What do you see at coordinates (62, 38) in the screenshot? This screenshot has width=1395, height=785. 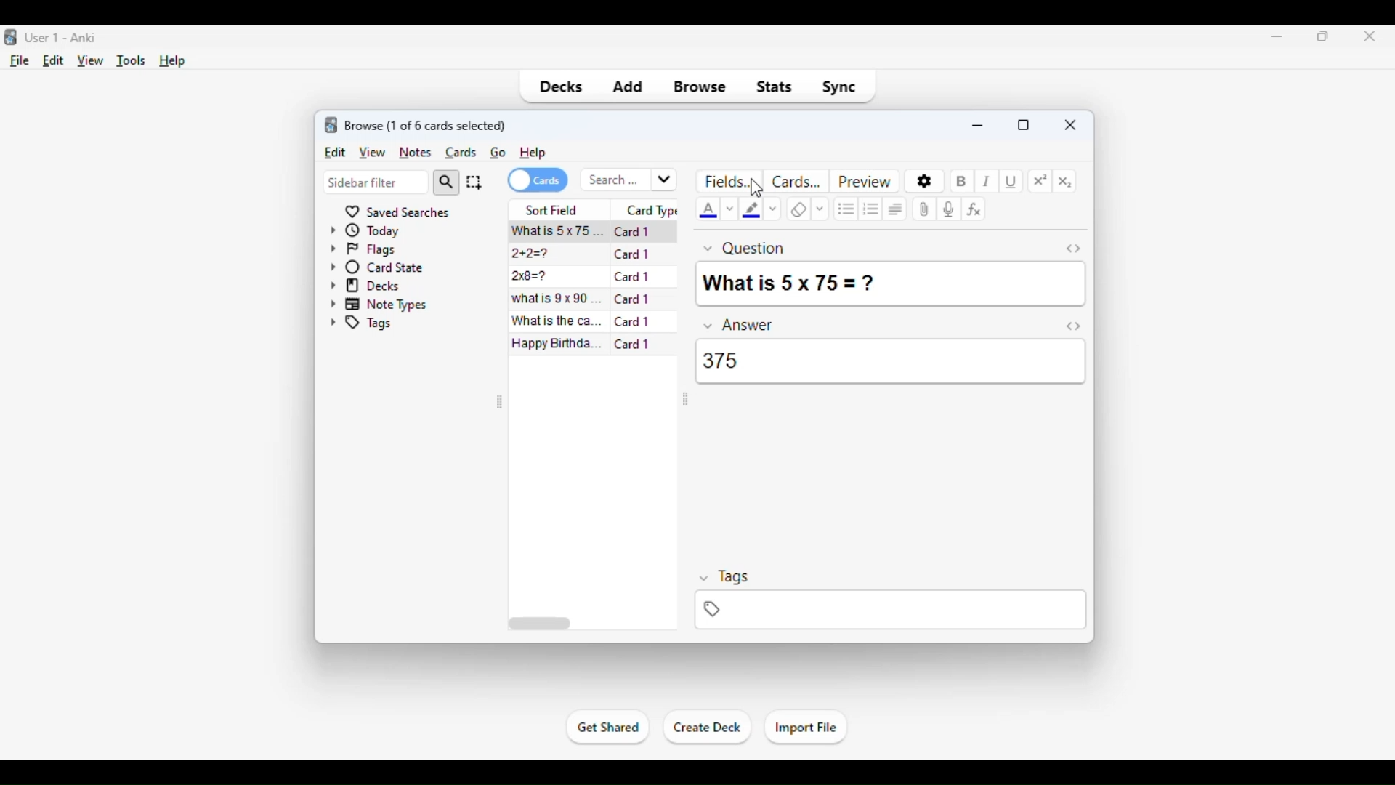 I see `title` at bounding box center [62, 38].